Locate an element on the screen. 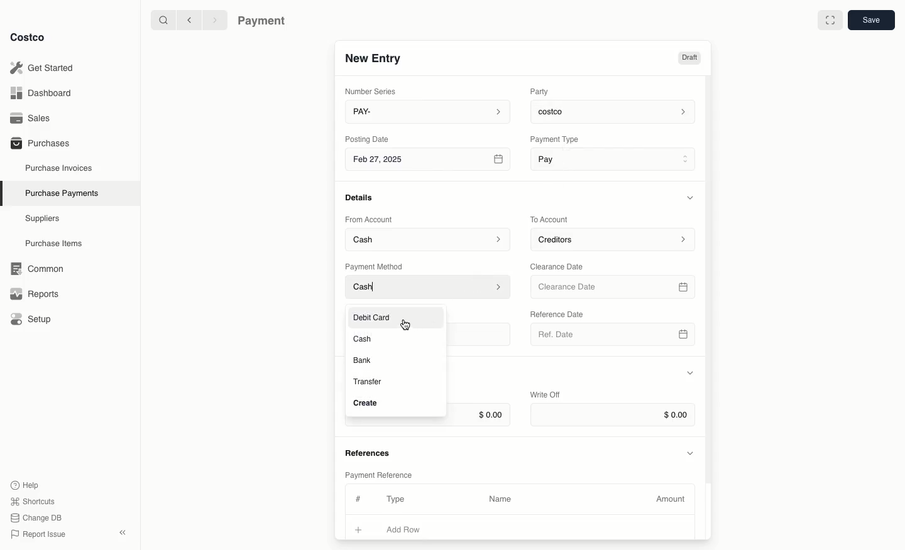 This screenshot has height=550, width=905. Hide is located at coordinates (690, 374).